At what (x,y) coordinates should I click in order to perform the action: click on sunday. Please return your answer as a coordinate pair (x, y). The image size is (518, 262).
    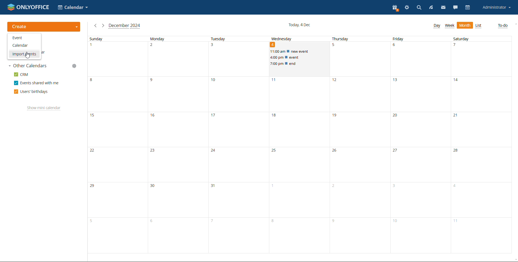
    Looking at the image, I should click on (117, 145).